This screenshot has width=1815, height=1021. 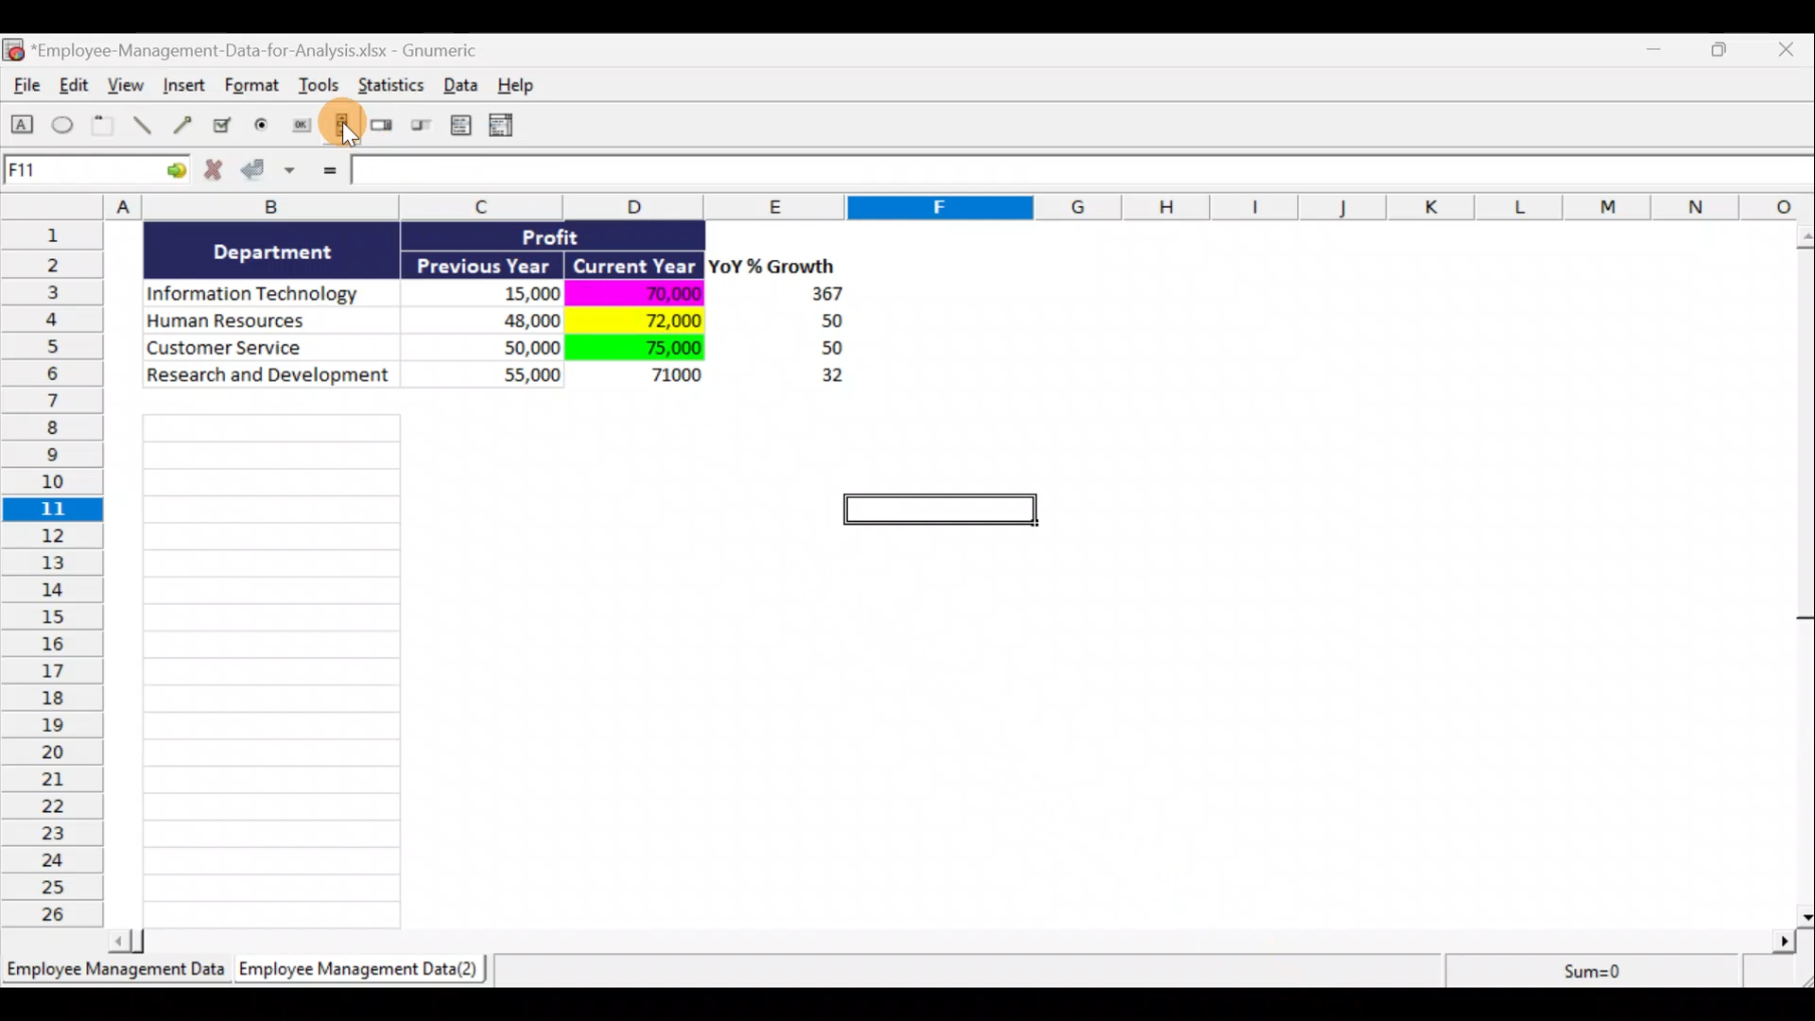 I want to click on Create a checkbox, so click(x=223, y=125).